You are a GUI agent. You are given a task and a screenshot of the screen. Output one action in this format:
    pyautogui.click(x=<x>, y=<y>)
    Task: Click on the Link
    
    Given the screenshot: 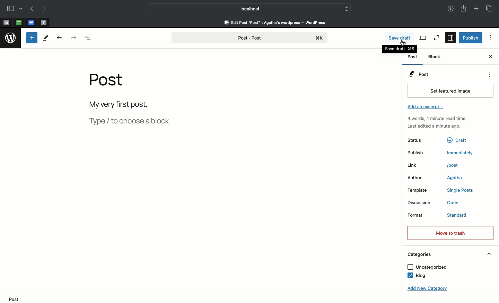 What is the action you would take?
    pyautogui.click(x=419, y=165)
    